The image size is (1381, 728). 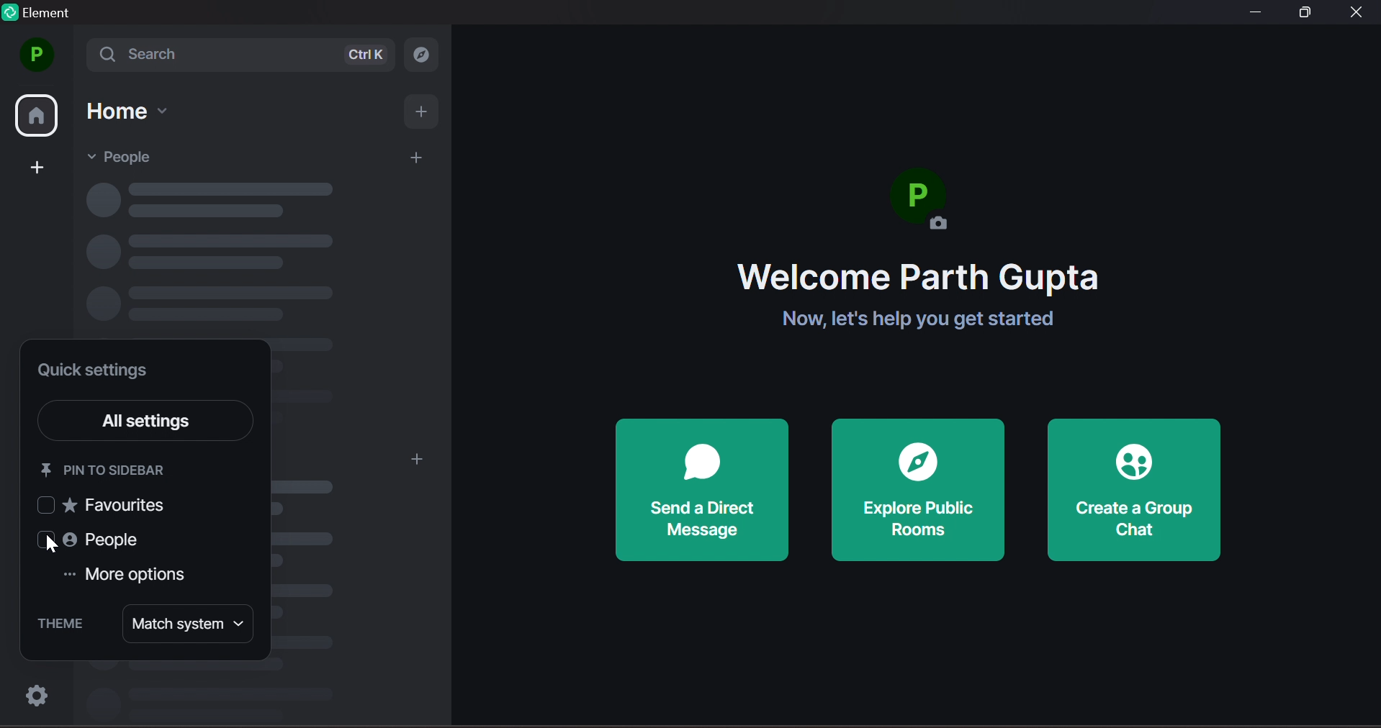 What do you see at coordinates (76, 58) in the screenshot?
I see `expand` at bounding box center [76, 58].